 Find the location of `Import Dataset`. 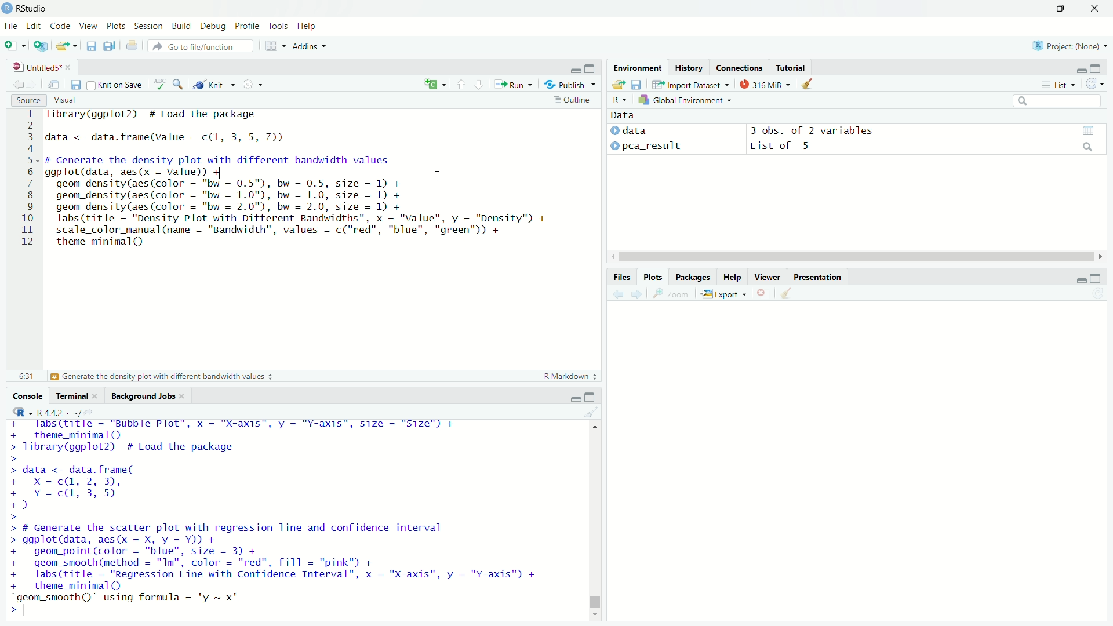

Import Dataset is located at coordinates (692, 84).